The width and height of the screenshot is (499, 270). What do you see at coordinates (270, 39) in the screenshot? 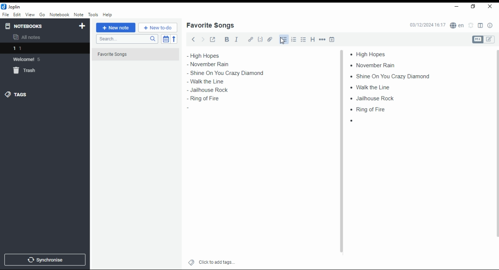
I see `attach file` at bounding box center [270, 39].